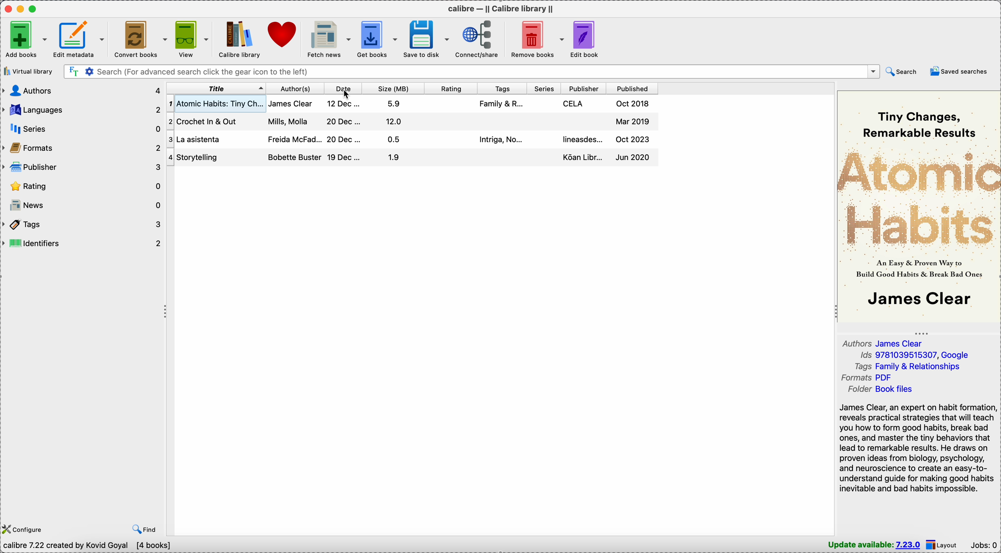  What do you see at coordinates (500, 8) in the screenshot?
I see `Calibre - || Calibre library ||` at bounding box center [500, 8].